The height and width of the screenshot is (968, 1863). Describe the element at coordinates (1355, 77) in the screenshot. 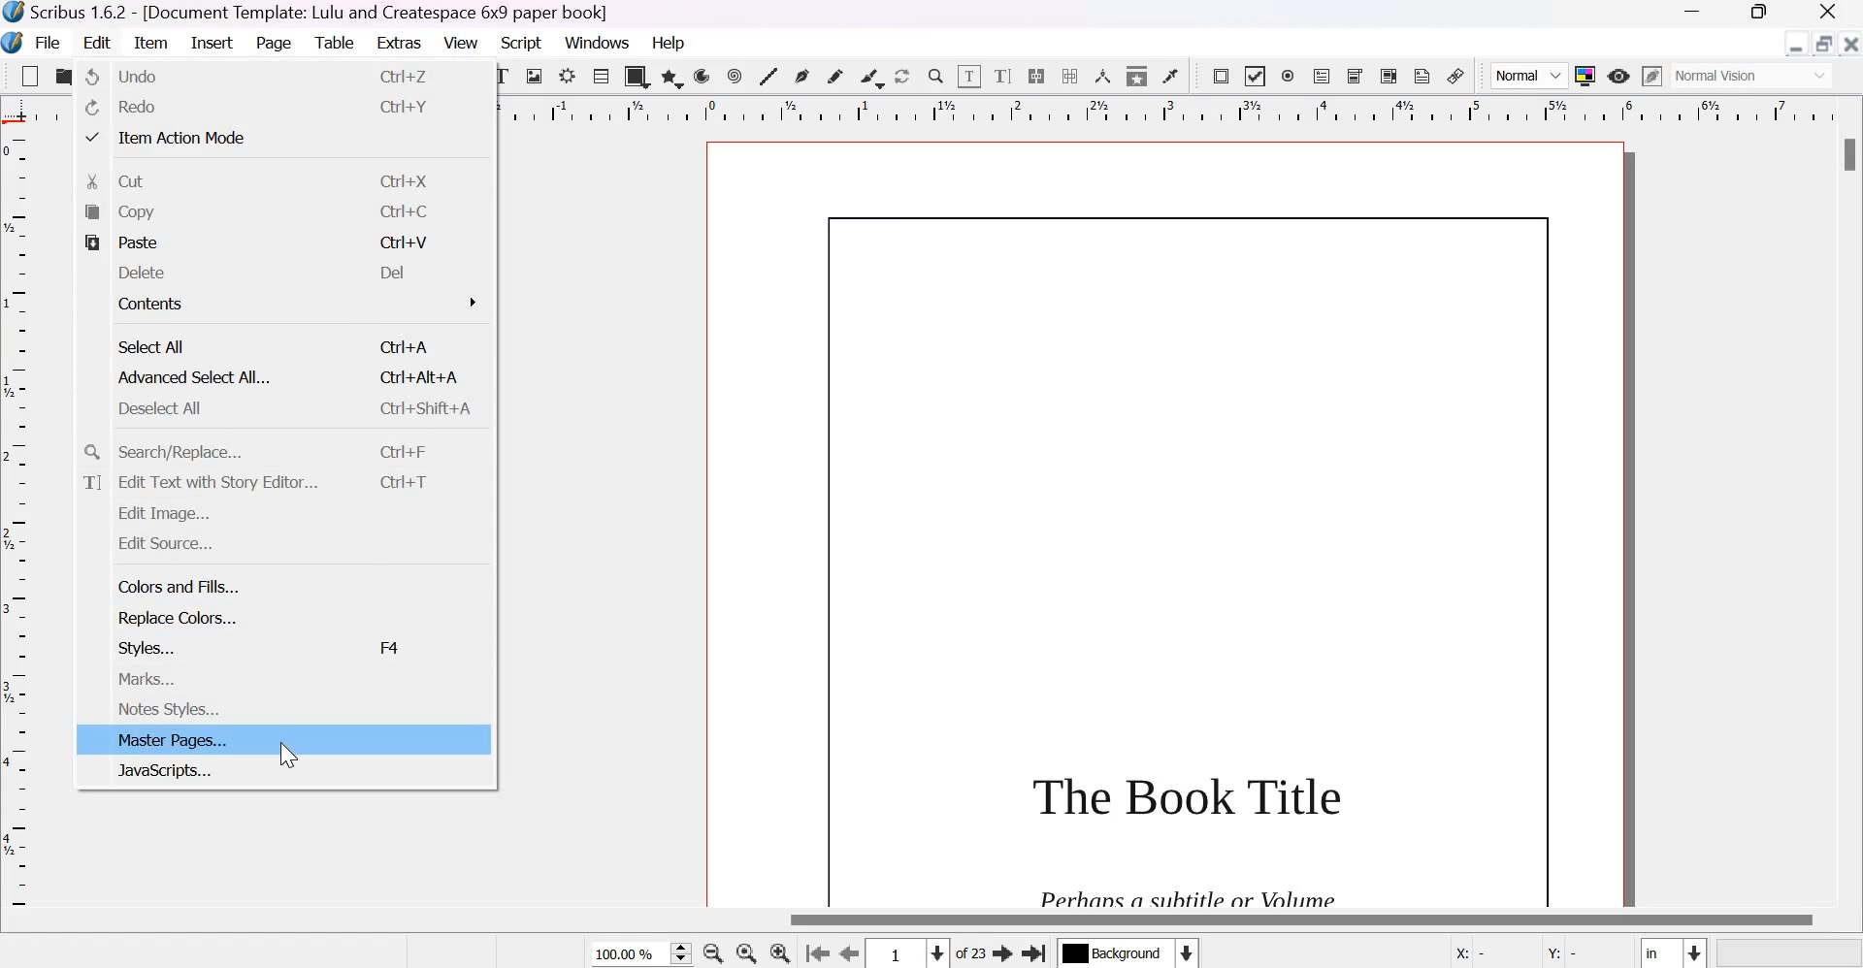

I see `PDF combo box` at that location.